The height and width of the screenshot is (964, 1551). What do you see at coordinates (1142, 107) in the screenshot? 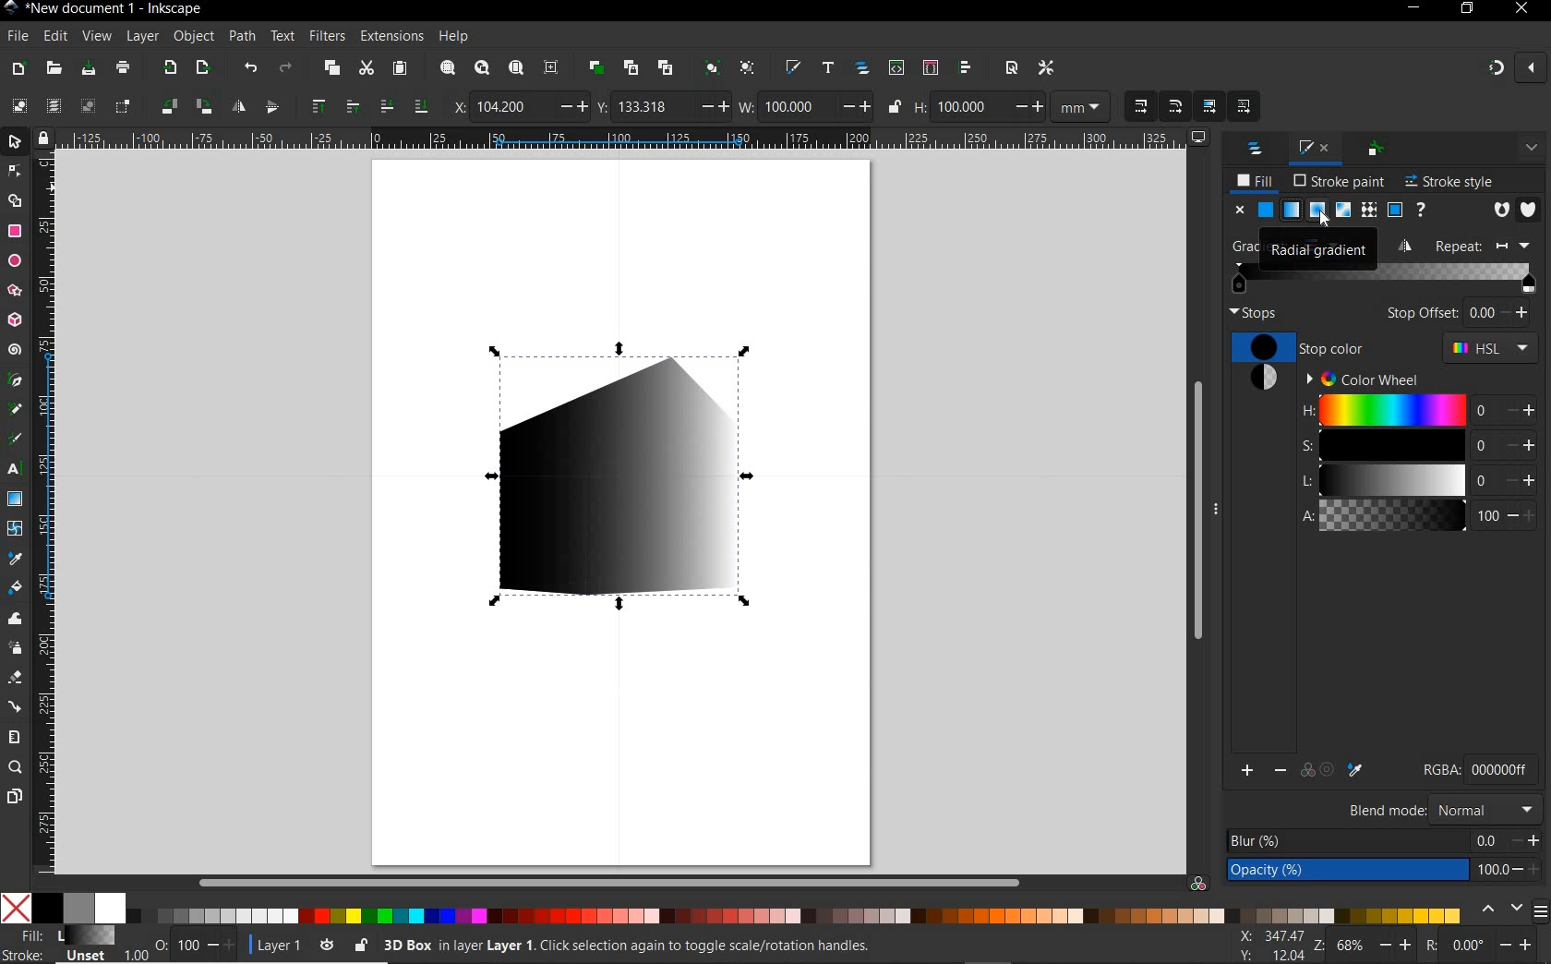
I see `WHENSCALING OBJECTS` at bounding box center [1142, 107].